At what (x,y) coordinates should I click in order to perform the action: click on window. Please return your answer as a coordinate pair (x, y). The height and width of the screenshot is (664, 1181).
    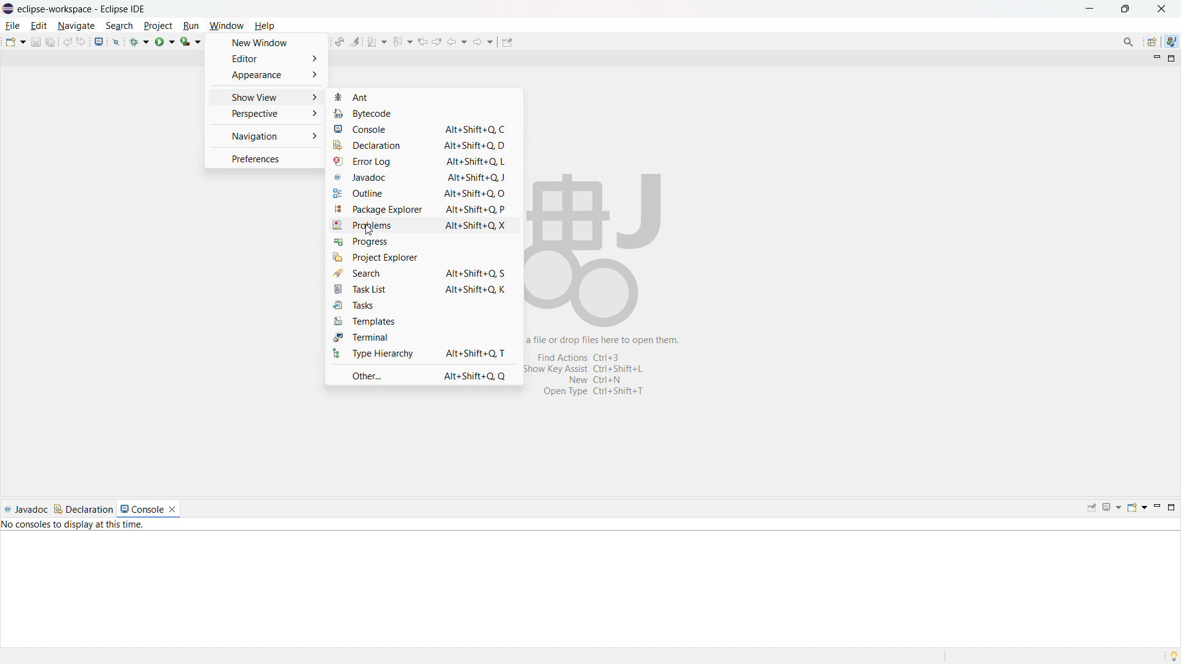
    Looking at the image, I should click on (226, 26).